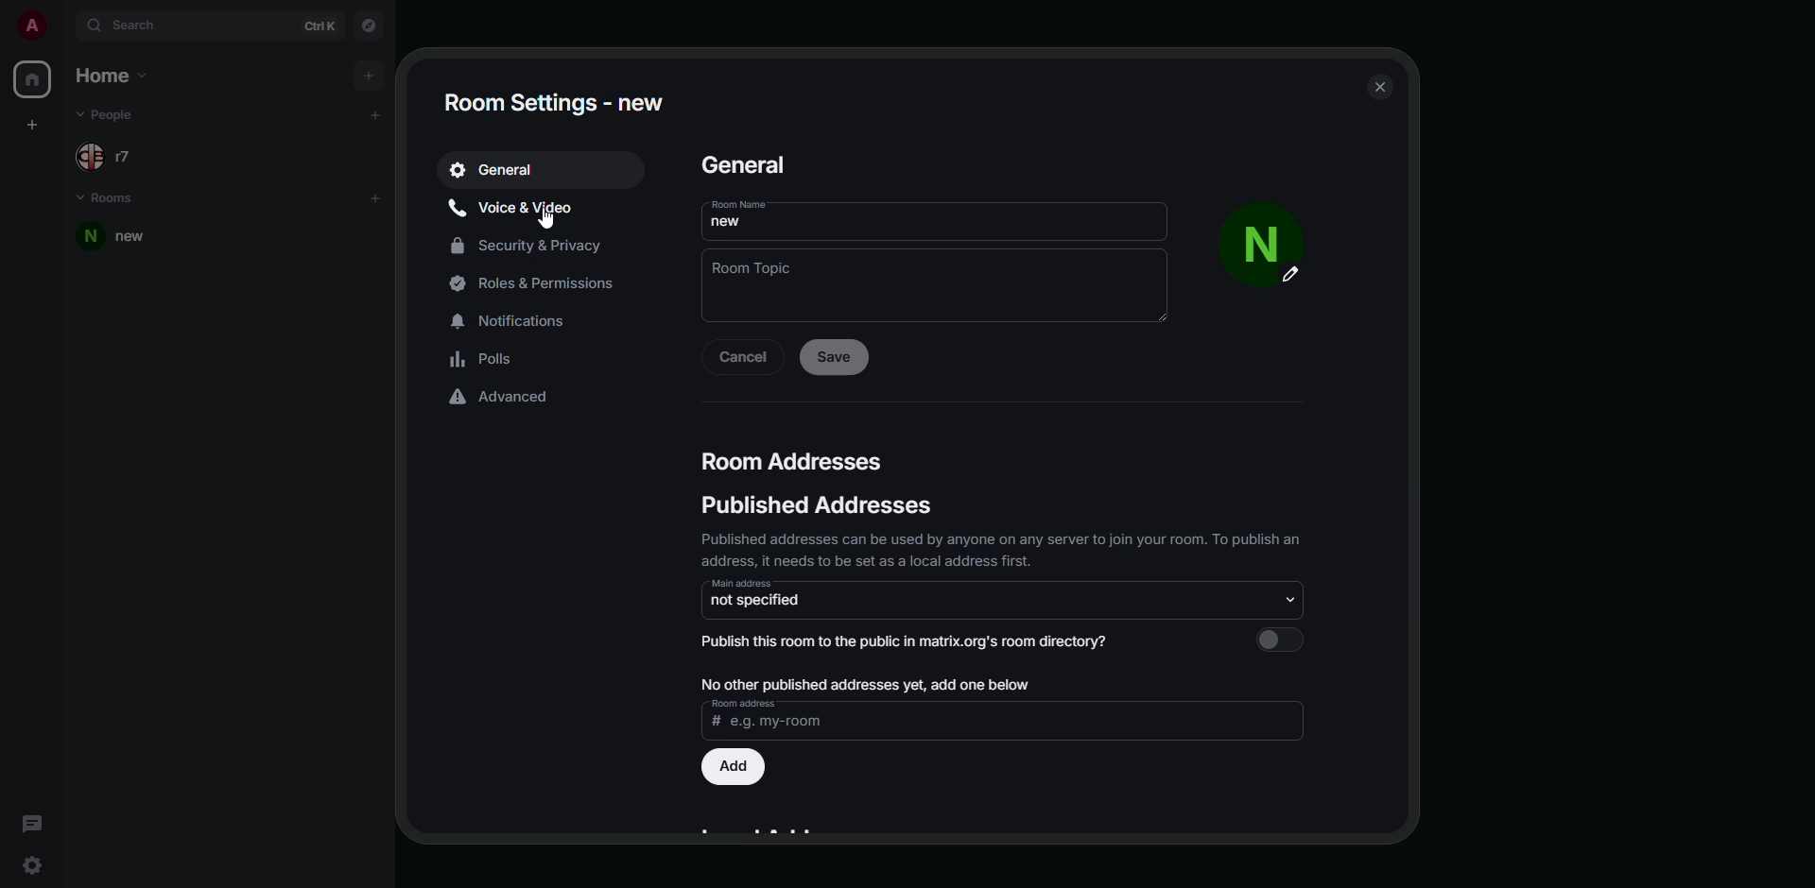 This screenshot has height=888, width=1815. What do you see at coordinates (116, 112) in the screenshot?
I see `people` at bounding box center [116, 112].